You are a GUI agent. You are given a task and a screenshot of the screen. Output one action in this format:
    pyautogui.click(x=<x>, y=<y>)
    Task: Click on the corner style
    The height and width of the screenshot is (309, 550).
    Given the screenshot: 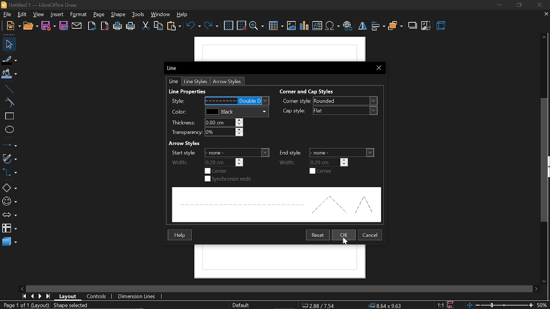 What is the action you would take?
    pyautogui.click(x=328, y=101)
    